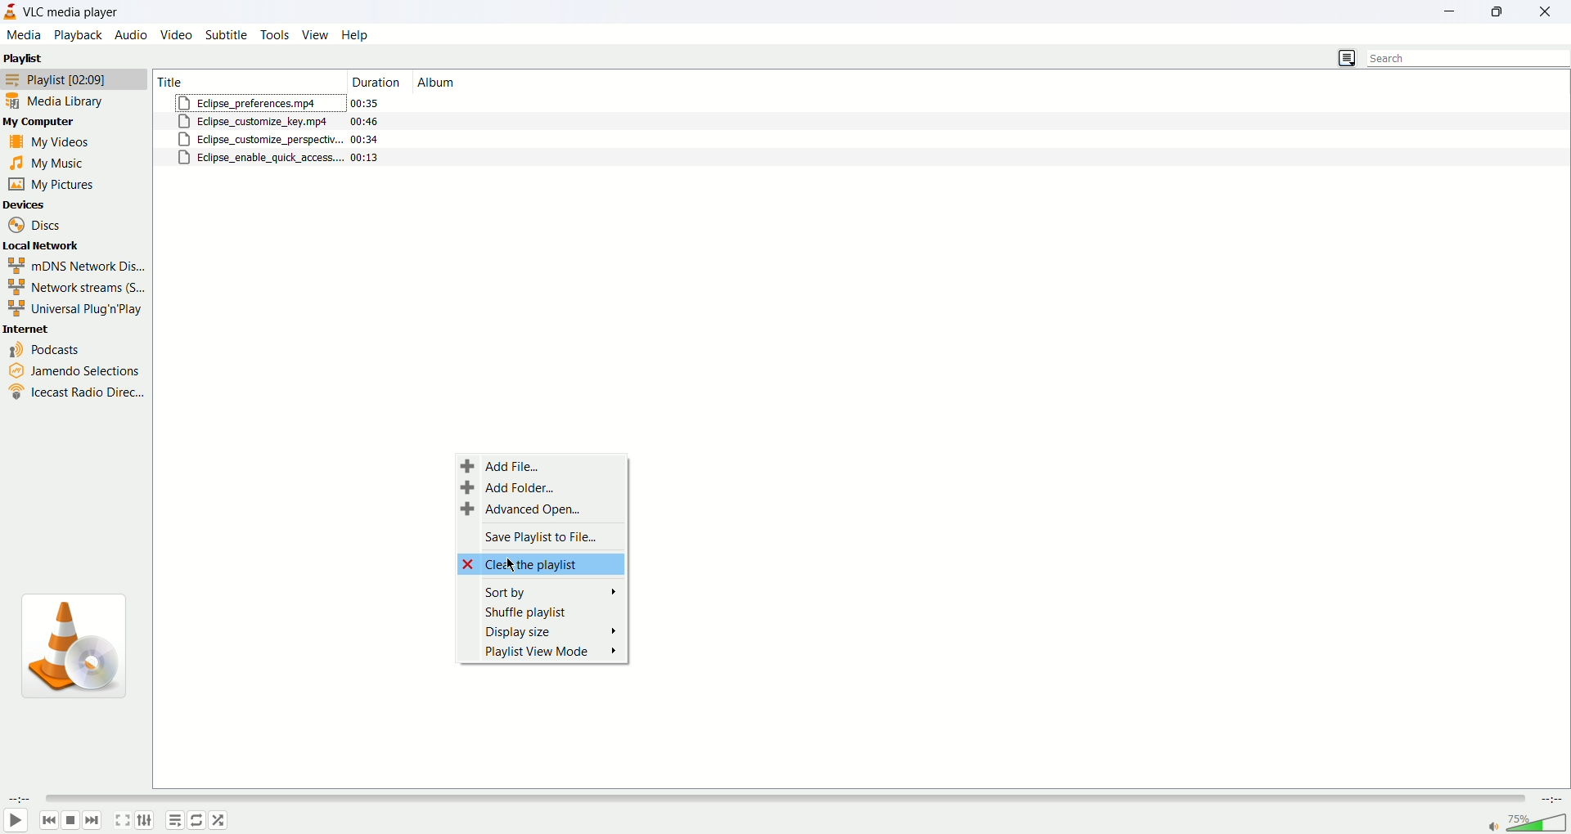 The width and height of the screenshot is (1571, 834). Describe the element at coordinates (369, 131) in the screenshot. I see `duration` at that location.